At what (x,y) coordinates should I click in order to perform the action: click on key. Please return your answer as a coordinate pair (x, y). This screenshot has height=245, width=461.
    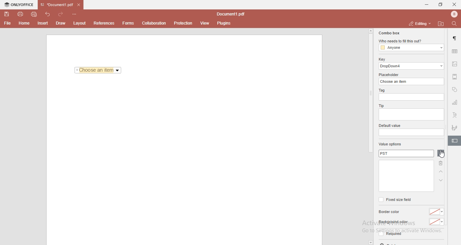
    Looking at the image, I should click on (382, 59).